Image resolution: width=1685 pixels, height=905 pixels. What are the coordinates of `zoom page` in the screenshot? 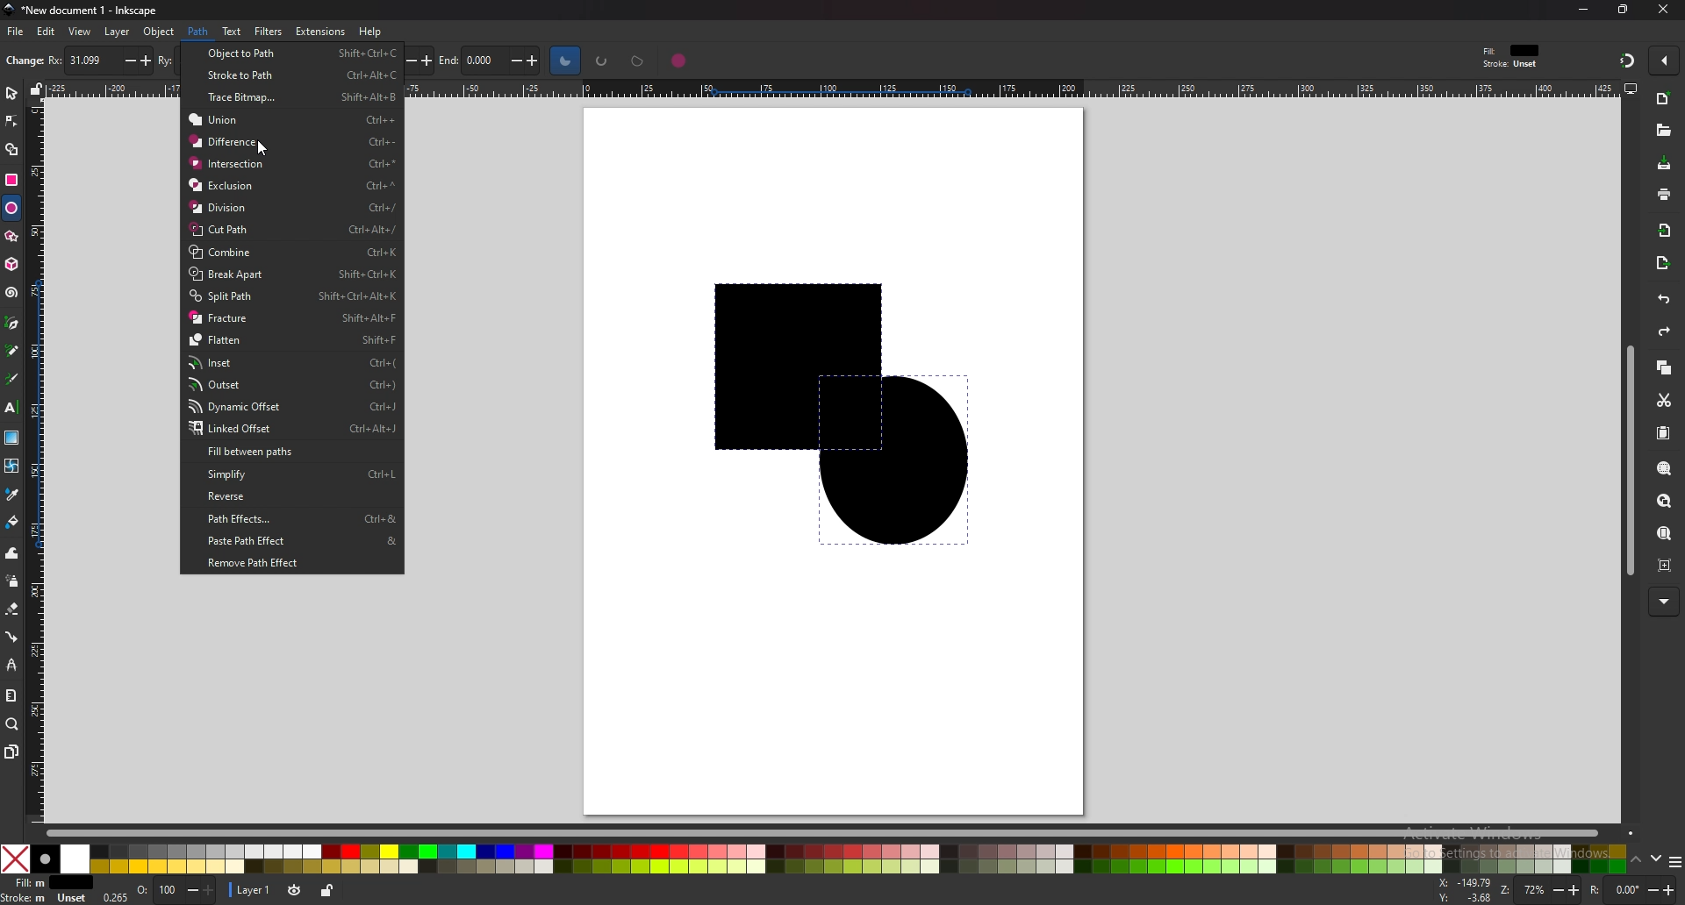 It's located at (1666, 533).